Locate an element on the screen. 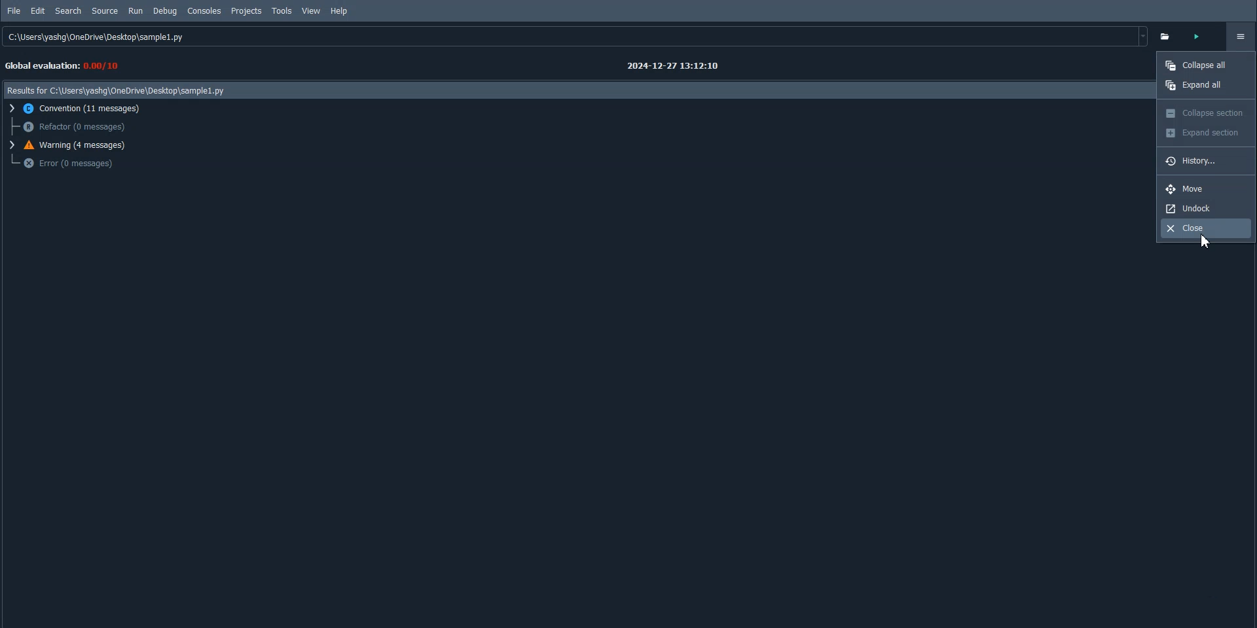 This screenshot has width=1257, height=628. Debug is located at coordinates (164, 11).